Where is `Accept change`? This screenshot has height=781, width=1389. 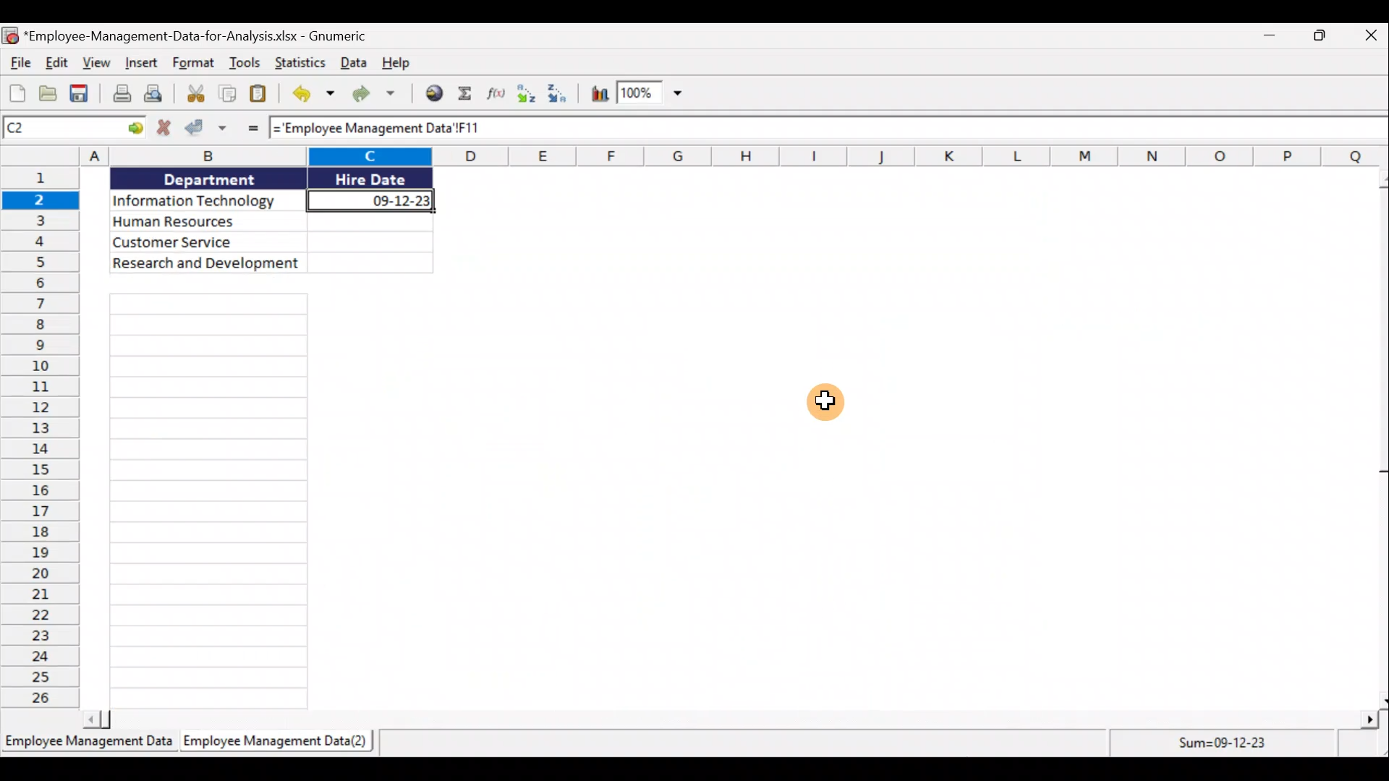 Accept change is located at coordinates (206, 131).